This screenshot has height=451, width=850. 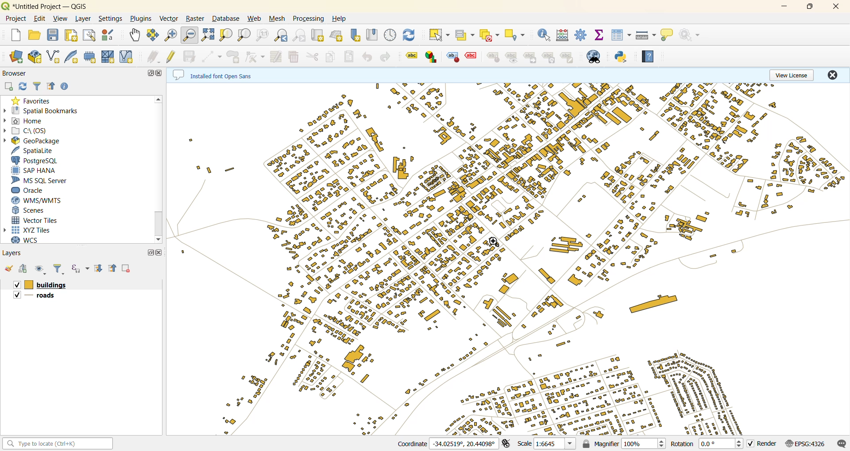 What do you see at coordinates (91, 57) in the screenshot?
I see `temporary scratch layer` at bounding box center [91, 57].